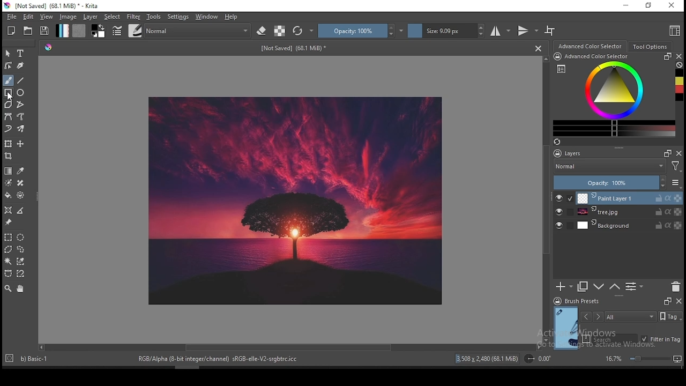 This screenshot has width=686, height=386. Describe the element at coordinates (595, 153) in the screenshot. I see `layers` at that location.